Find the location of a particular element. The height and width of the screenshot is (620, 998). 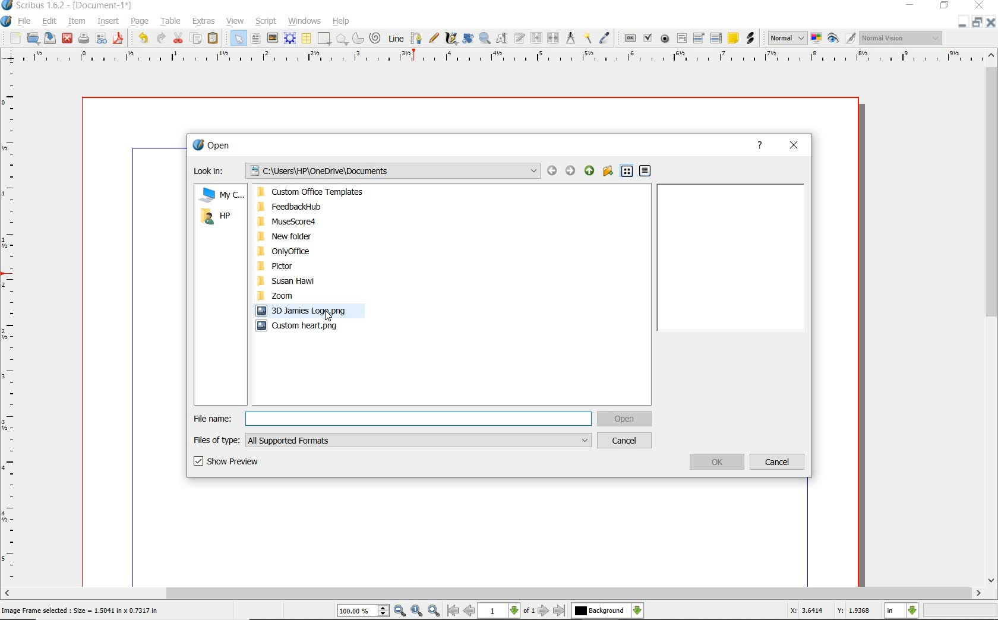

cancel is located at coordinates (626, 441).